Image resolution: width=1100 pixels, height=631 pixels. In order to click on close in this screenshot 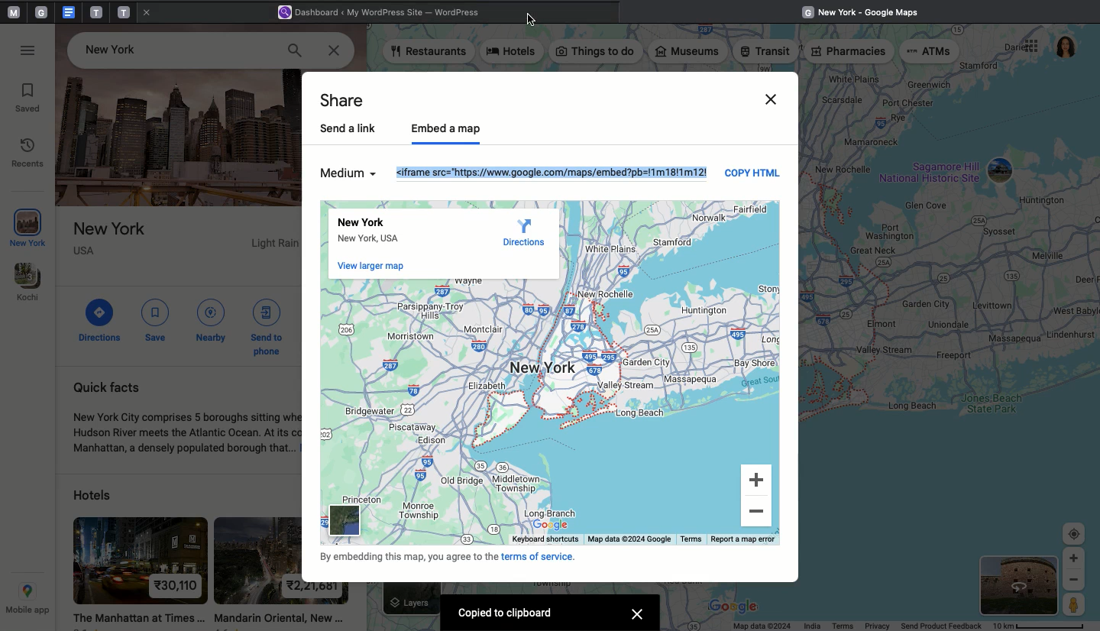, I will do `click(636, 614)`.